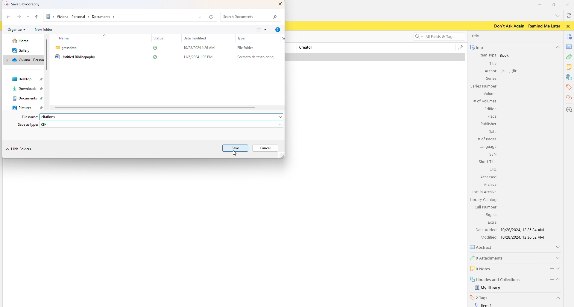  I want to click on ‘Volume, so click(489, 93).